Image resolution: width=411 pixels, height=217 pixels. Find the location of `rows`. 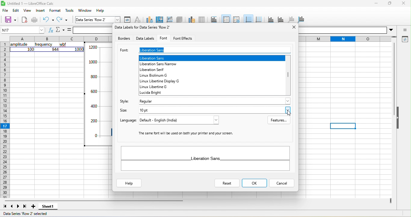

rows is located at coordinates (344, 38).